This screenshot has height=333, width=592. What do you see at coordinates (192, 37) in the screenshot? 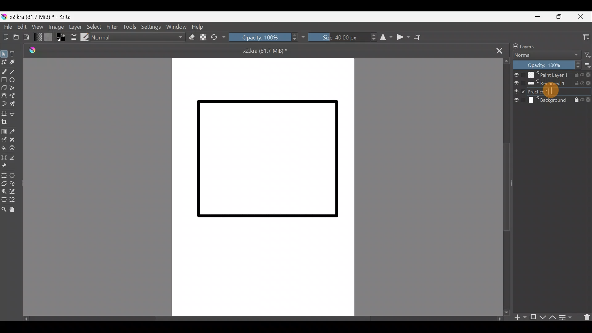
I see `Set eraser mode` at bounding box center [192, 37].